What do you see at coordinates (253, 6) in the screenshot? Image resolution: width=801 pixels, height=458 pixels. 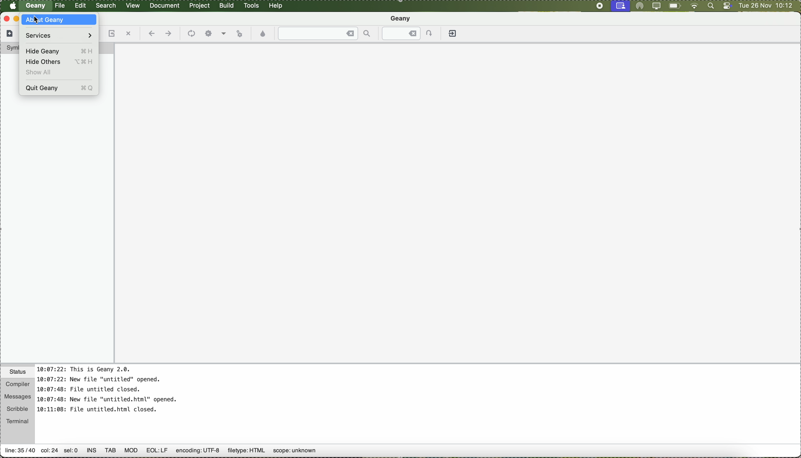 I see `tools` at bounding box center [253, 6].